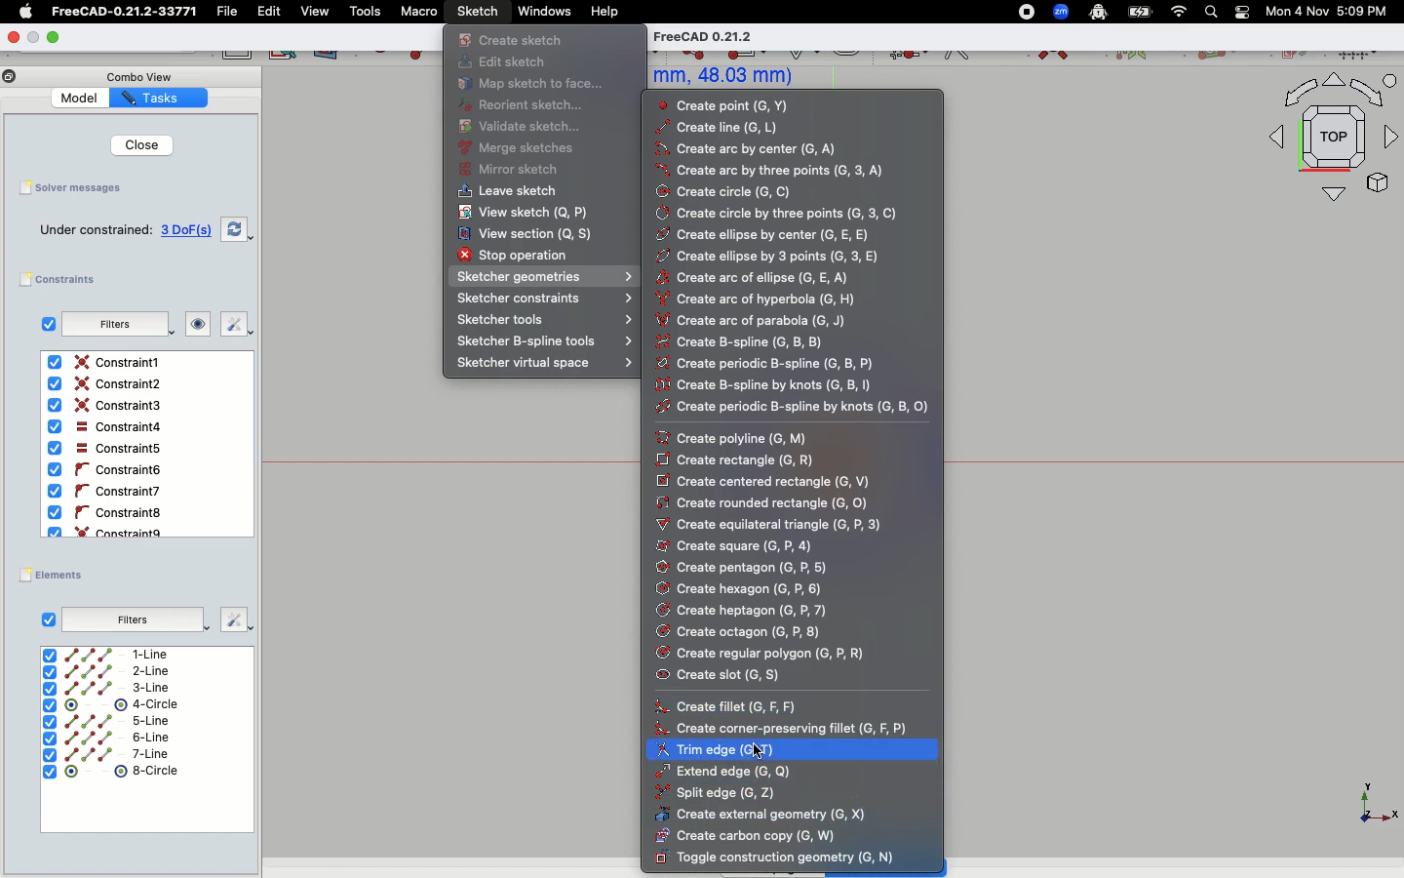  Describe the element at coordinates (105, 738) in the screenshot. I see `6-line` at that location.